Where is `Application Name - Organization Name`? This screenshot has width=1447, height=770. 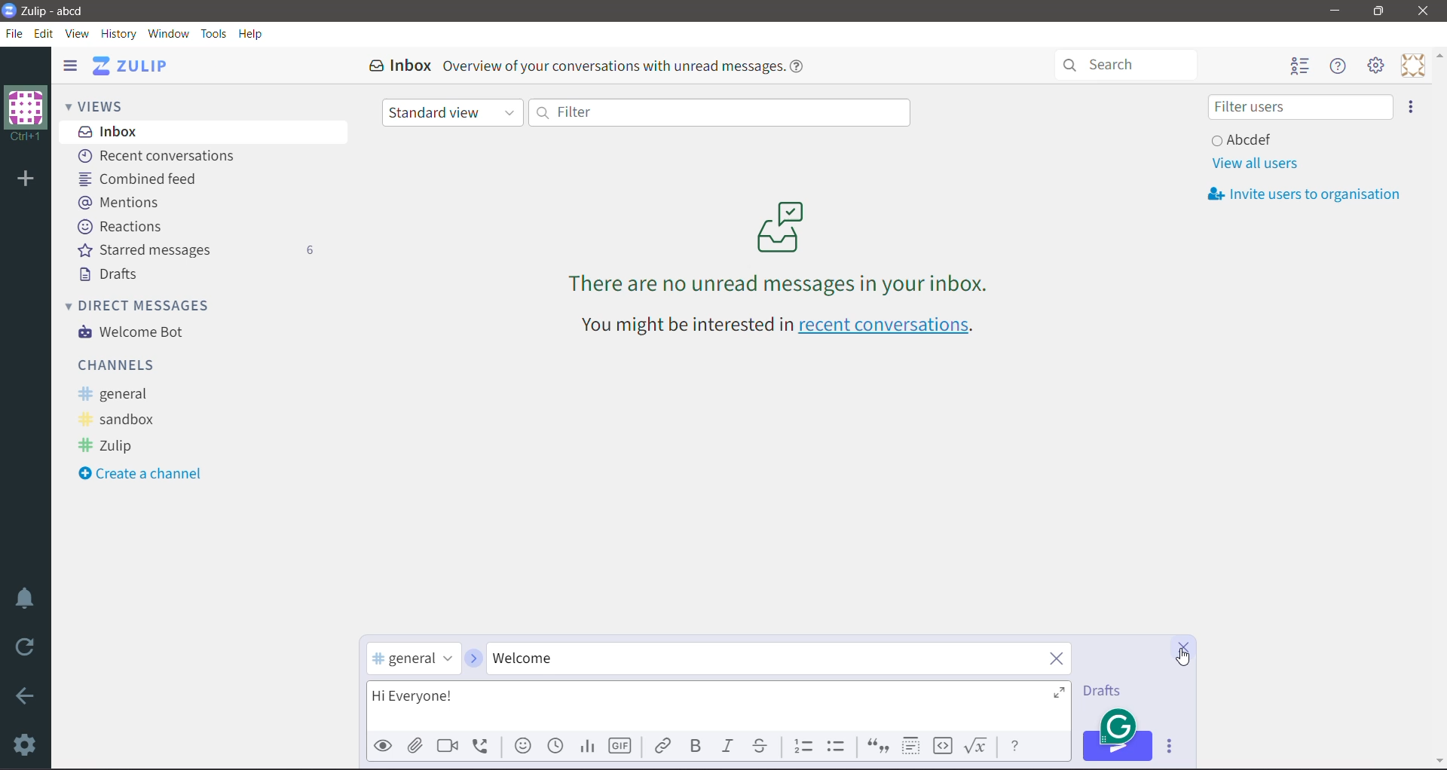 Application Name - Organization Name is located at coordinates (63, 11).